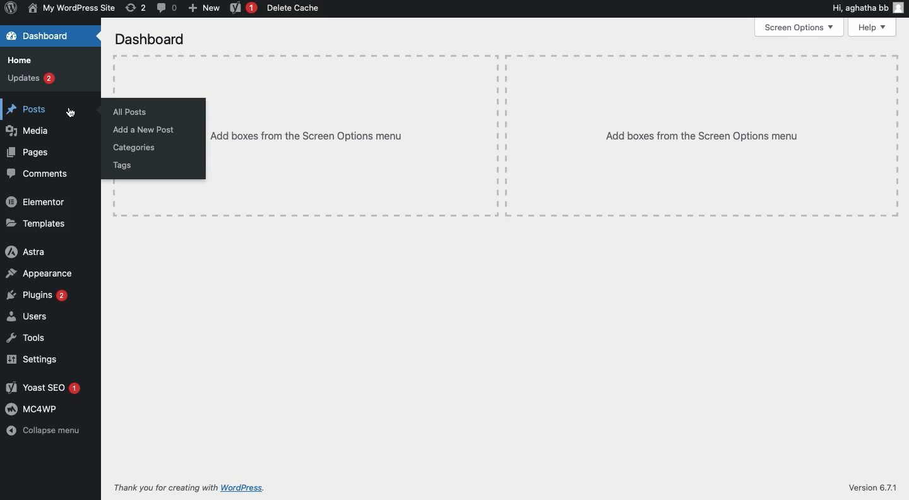 The image size is (909, 500). Describe the element at coordinates (244, 8) in the screenshot. I see `Yoast` at that location.